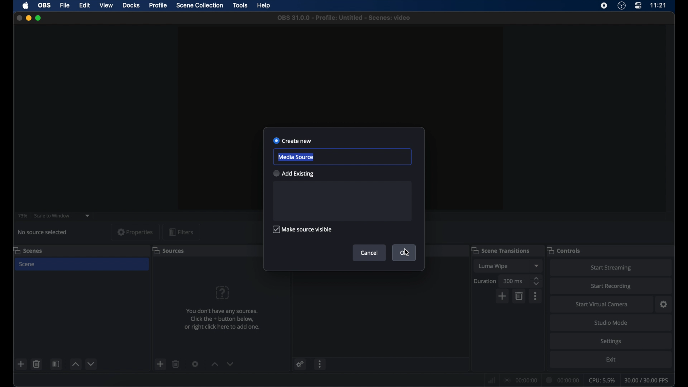  What do you see at coordinates (161, 364) in the screenshot?
I see `add` at bounding box center [161, 364].